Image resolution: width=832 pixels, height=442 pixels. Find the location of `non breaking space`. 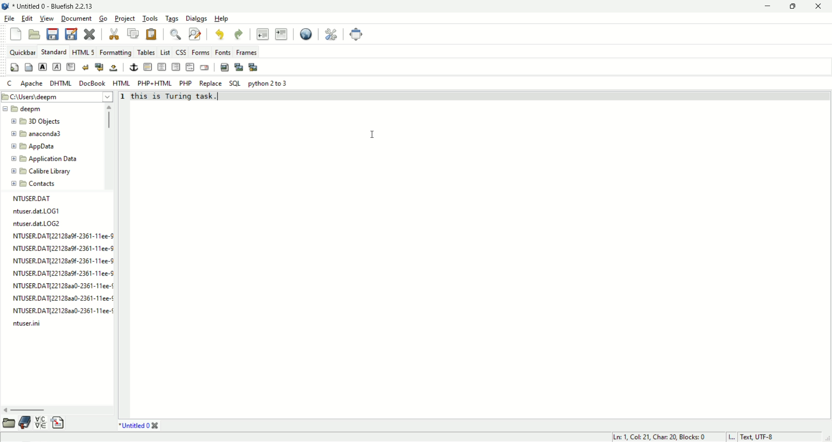

non breaking space is located at coordinates (114, 68).